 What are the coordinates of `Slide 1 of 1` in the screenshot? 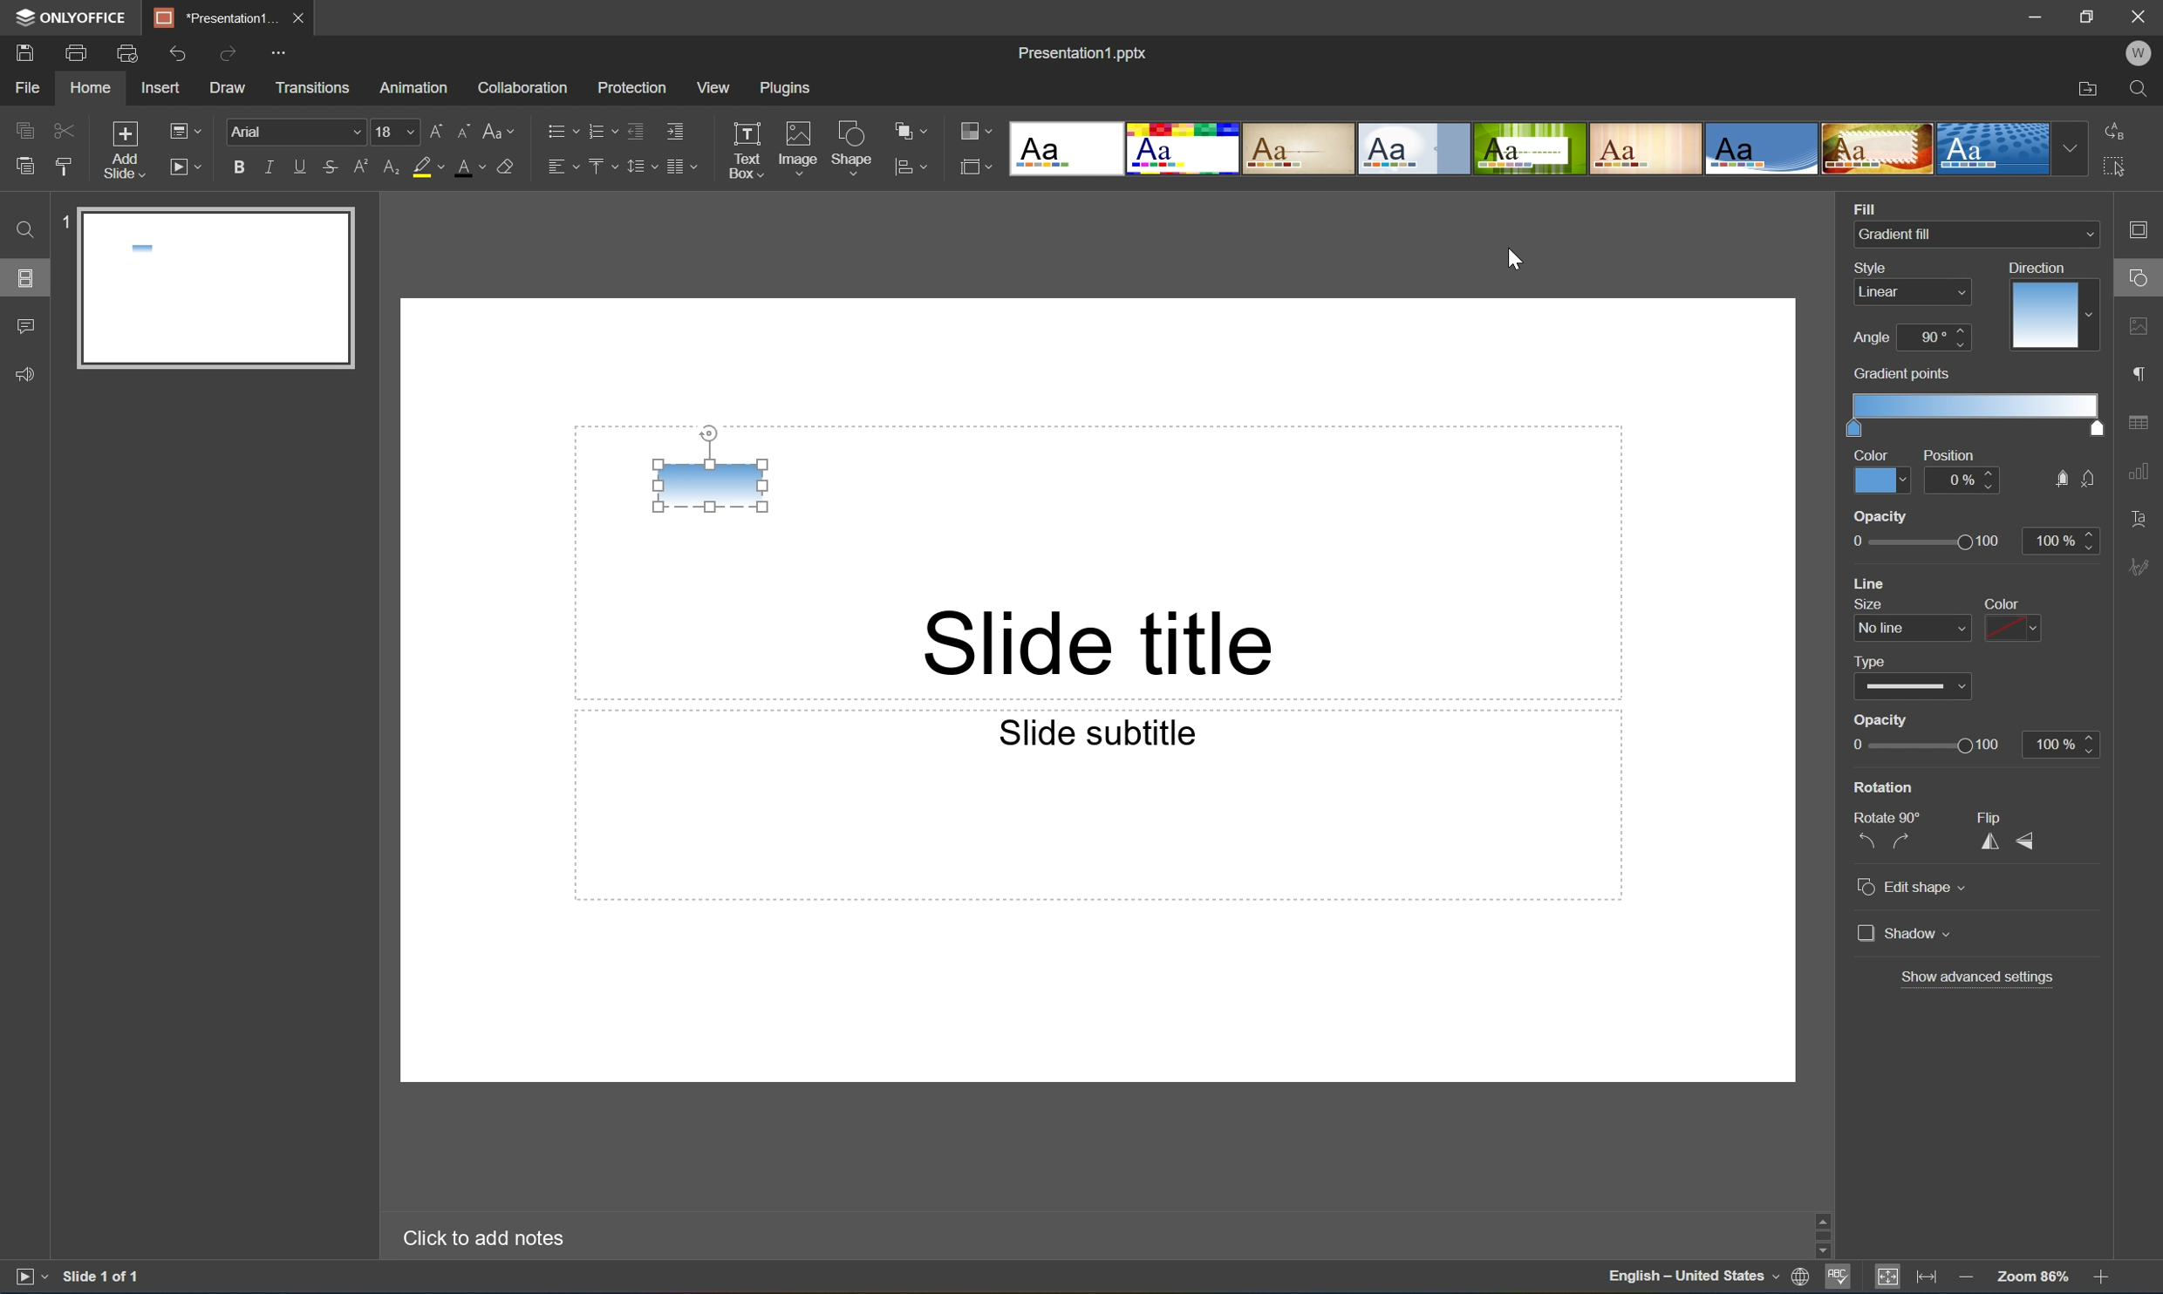 It's located at (103, 1276).